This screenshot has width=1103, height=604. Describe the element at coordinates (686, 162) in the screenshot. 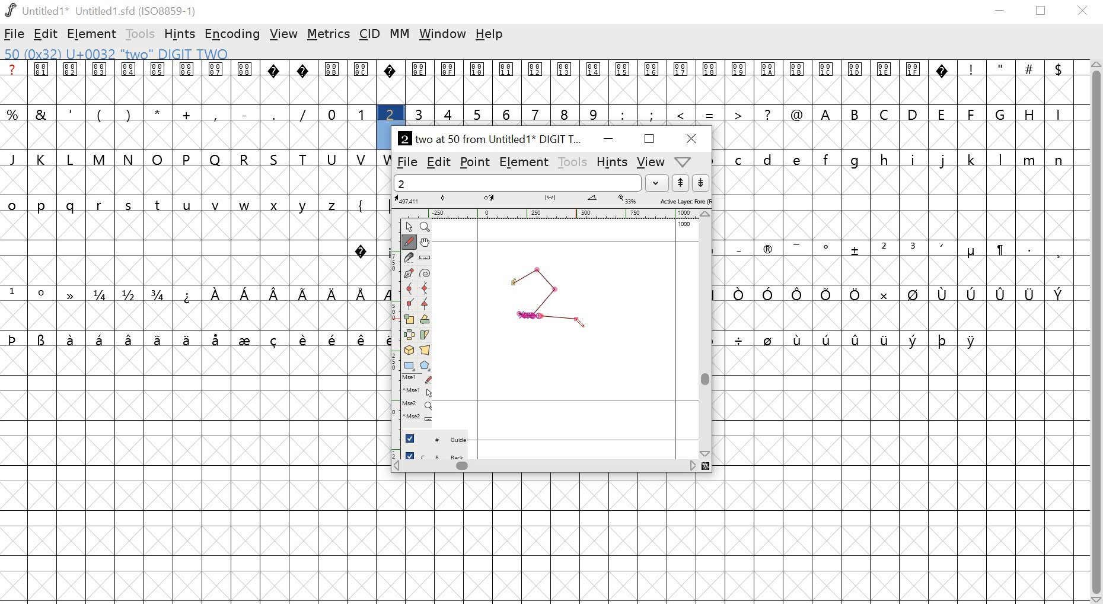

I see `metrics, window, help` at that location.